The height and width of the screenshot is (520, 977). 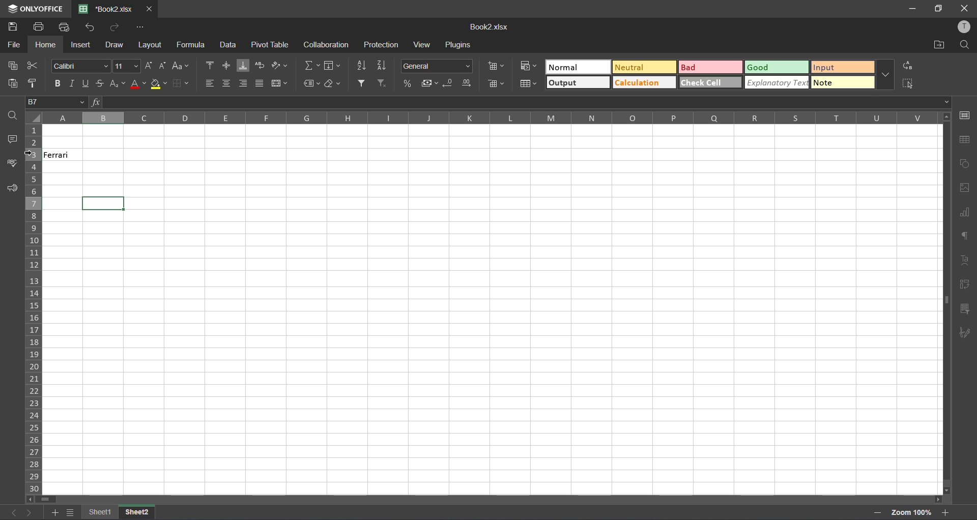 I want to click on quick print, so click(x=66, y=28).